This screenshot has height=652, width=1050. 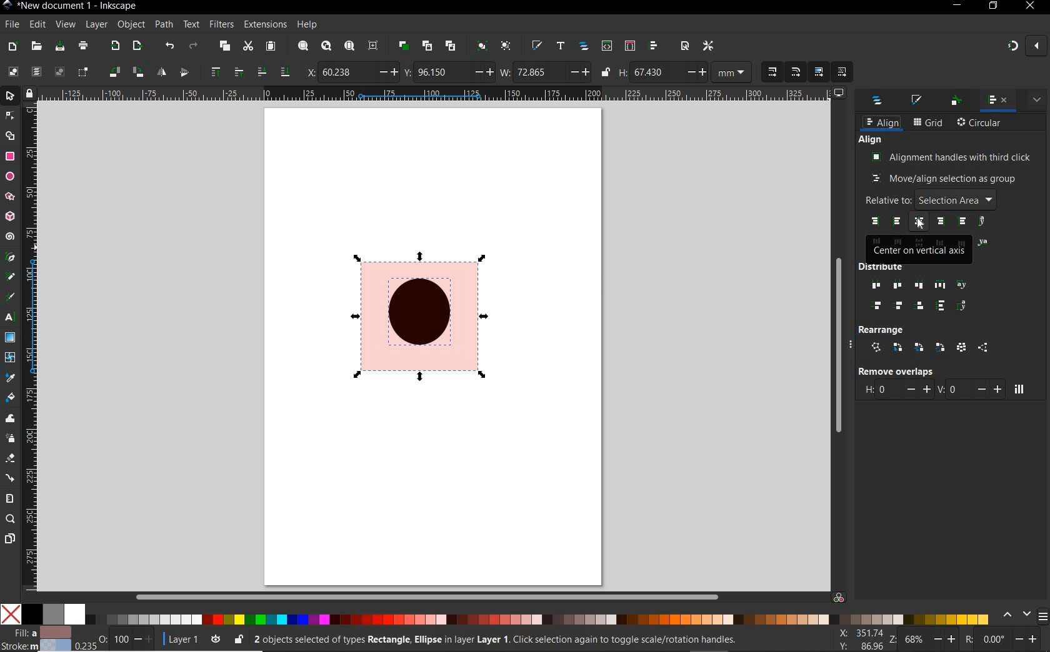 What do you see at coordinates (31, 346) in the screenshot?
I see `ruler` at bounding box center [31, 346].